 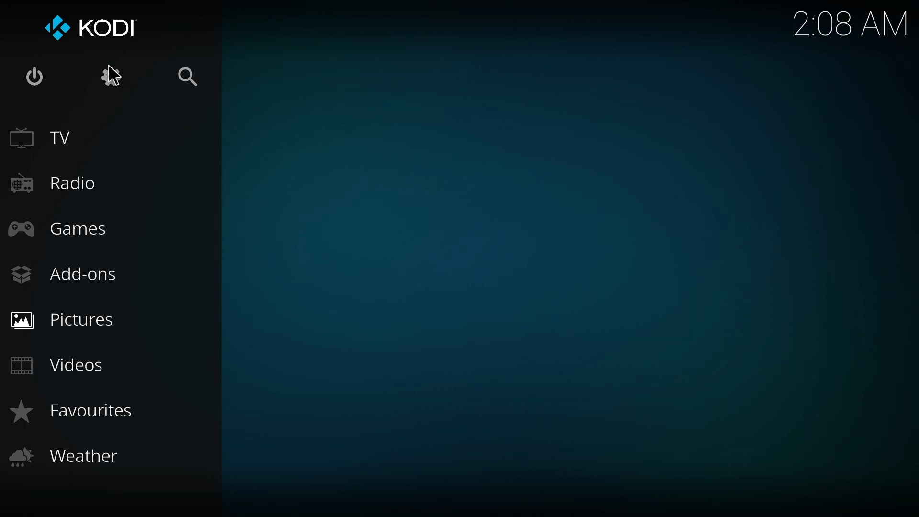 I want to click on kodi, so click(x=96, y=28).